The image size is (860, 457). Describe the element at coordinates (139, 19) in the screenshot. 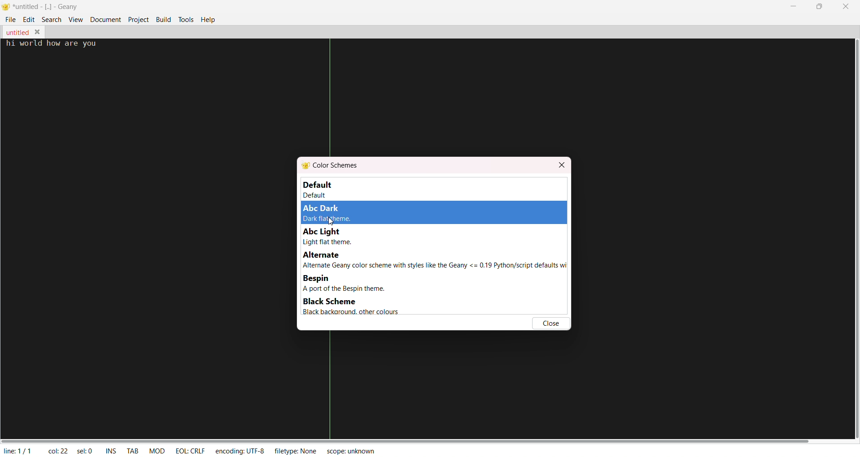

I see `project` at that location.